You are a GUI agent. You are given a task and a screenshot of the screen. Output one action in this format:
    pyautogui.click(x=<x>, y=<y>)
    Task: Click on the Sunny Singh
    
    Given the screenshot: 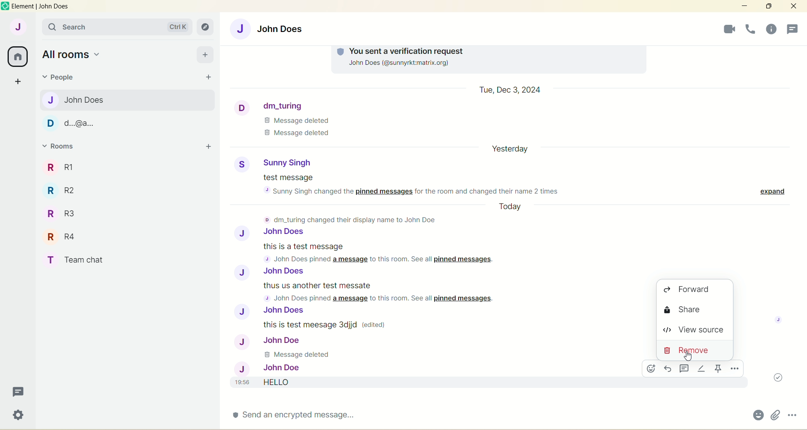 What is the action you would take?
    pyautogui.click(x=274, y=162)
    